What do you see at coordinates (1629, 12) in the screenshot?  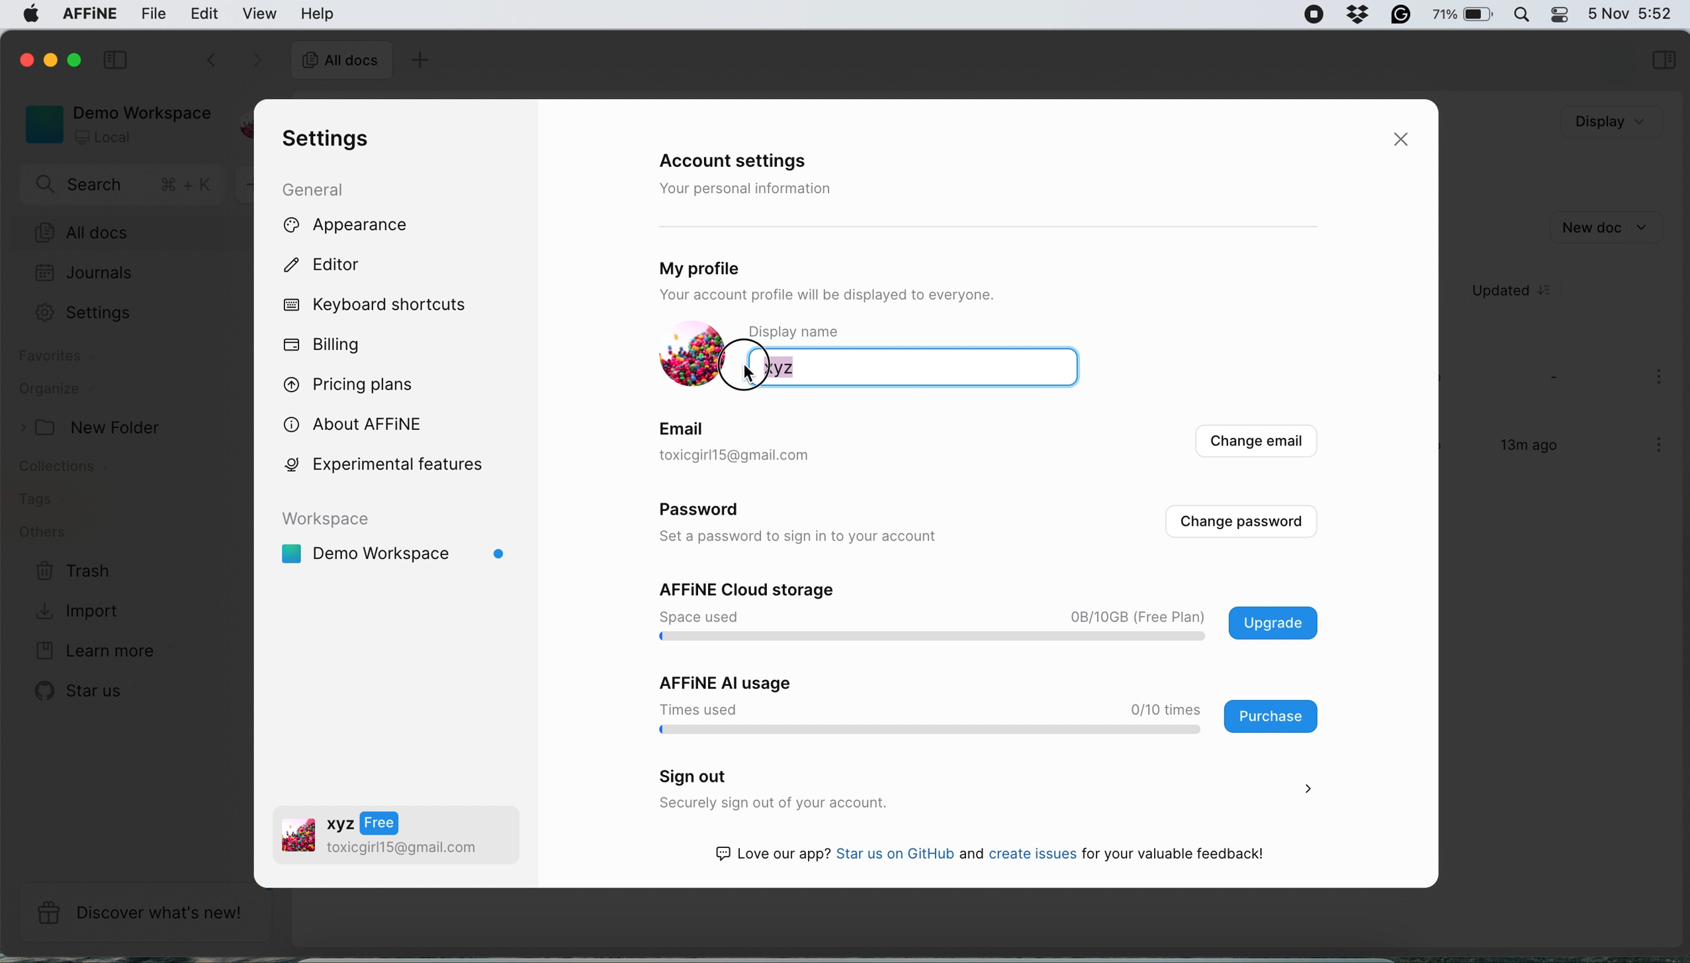 I see `5 Nov 5:44` at bounding box center [1629, 12].